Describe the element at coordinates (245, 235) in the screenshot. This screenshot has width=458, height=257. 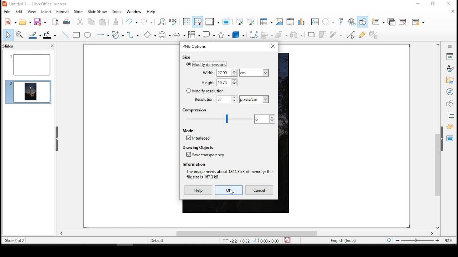
I see `scroll bar` at that location.